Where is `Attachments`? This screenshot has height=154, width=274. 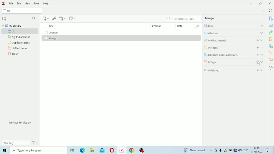 Attachments is located at coordinates (198, 26).